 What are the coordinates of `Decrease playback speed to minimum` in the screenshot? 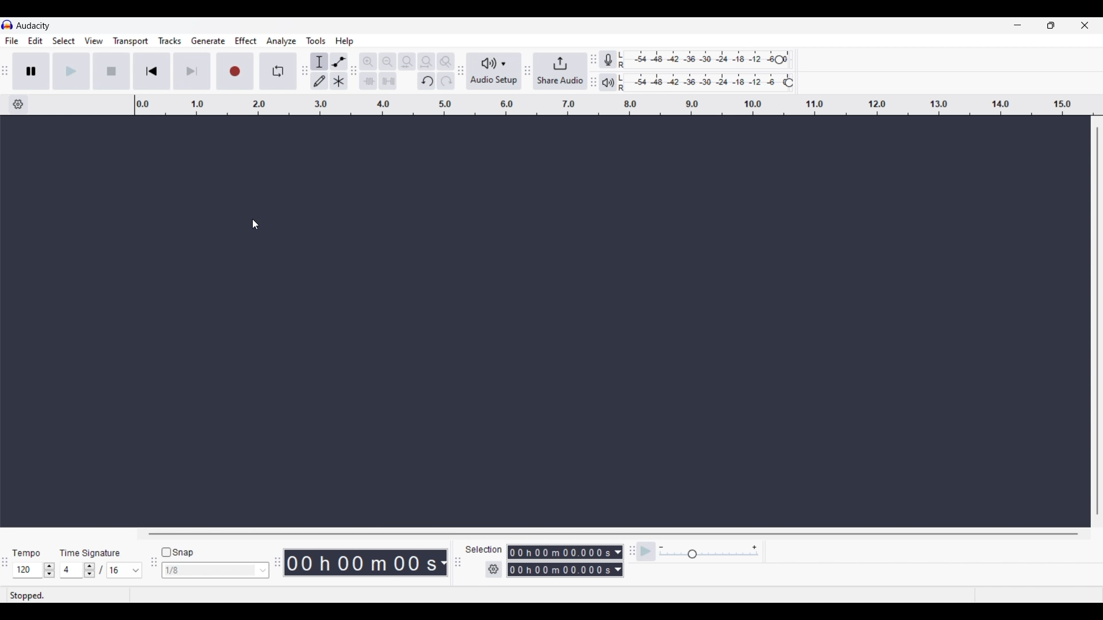 It's located at (661, 548).